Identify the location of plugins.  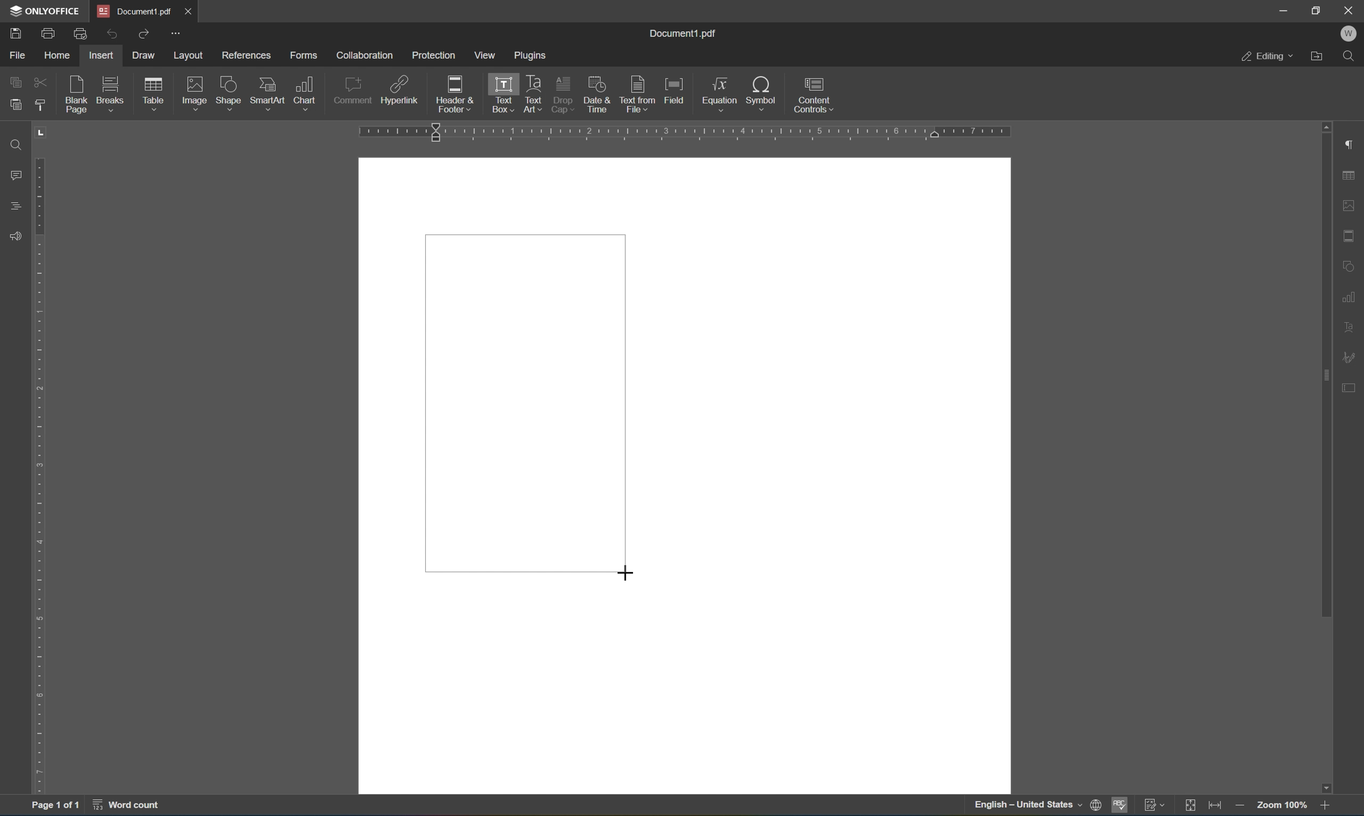
(532, 57).